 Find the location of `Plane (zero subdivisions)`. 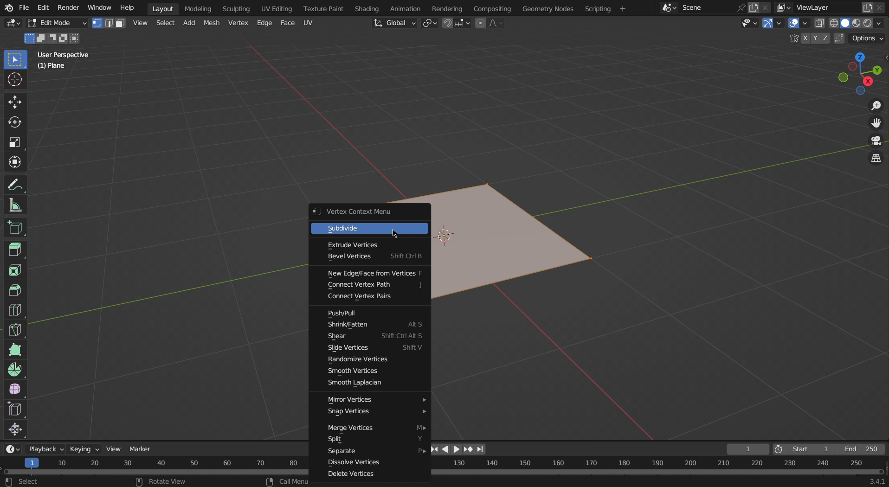

Plane (zero subdivisions) is located at coordinates (516, 248).